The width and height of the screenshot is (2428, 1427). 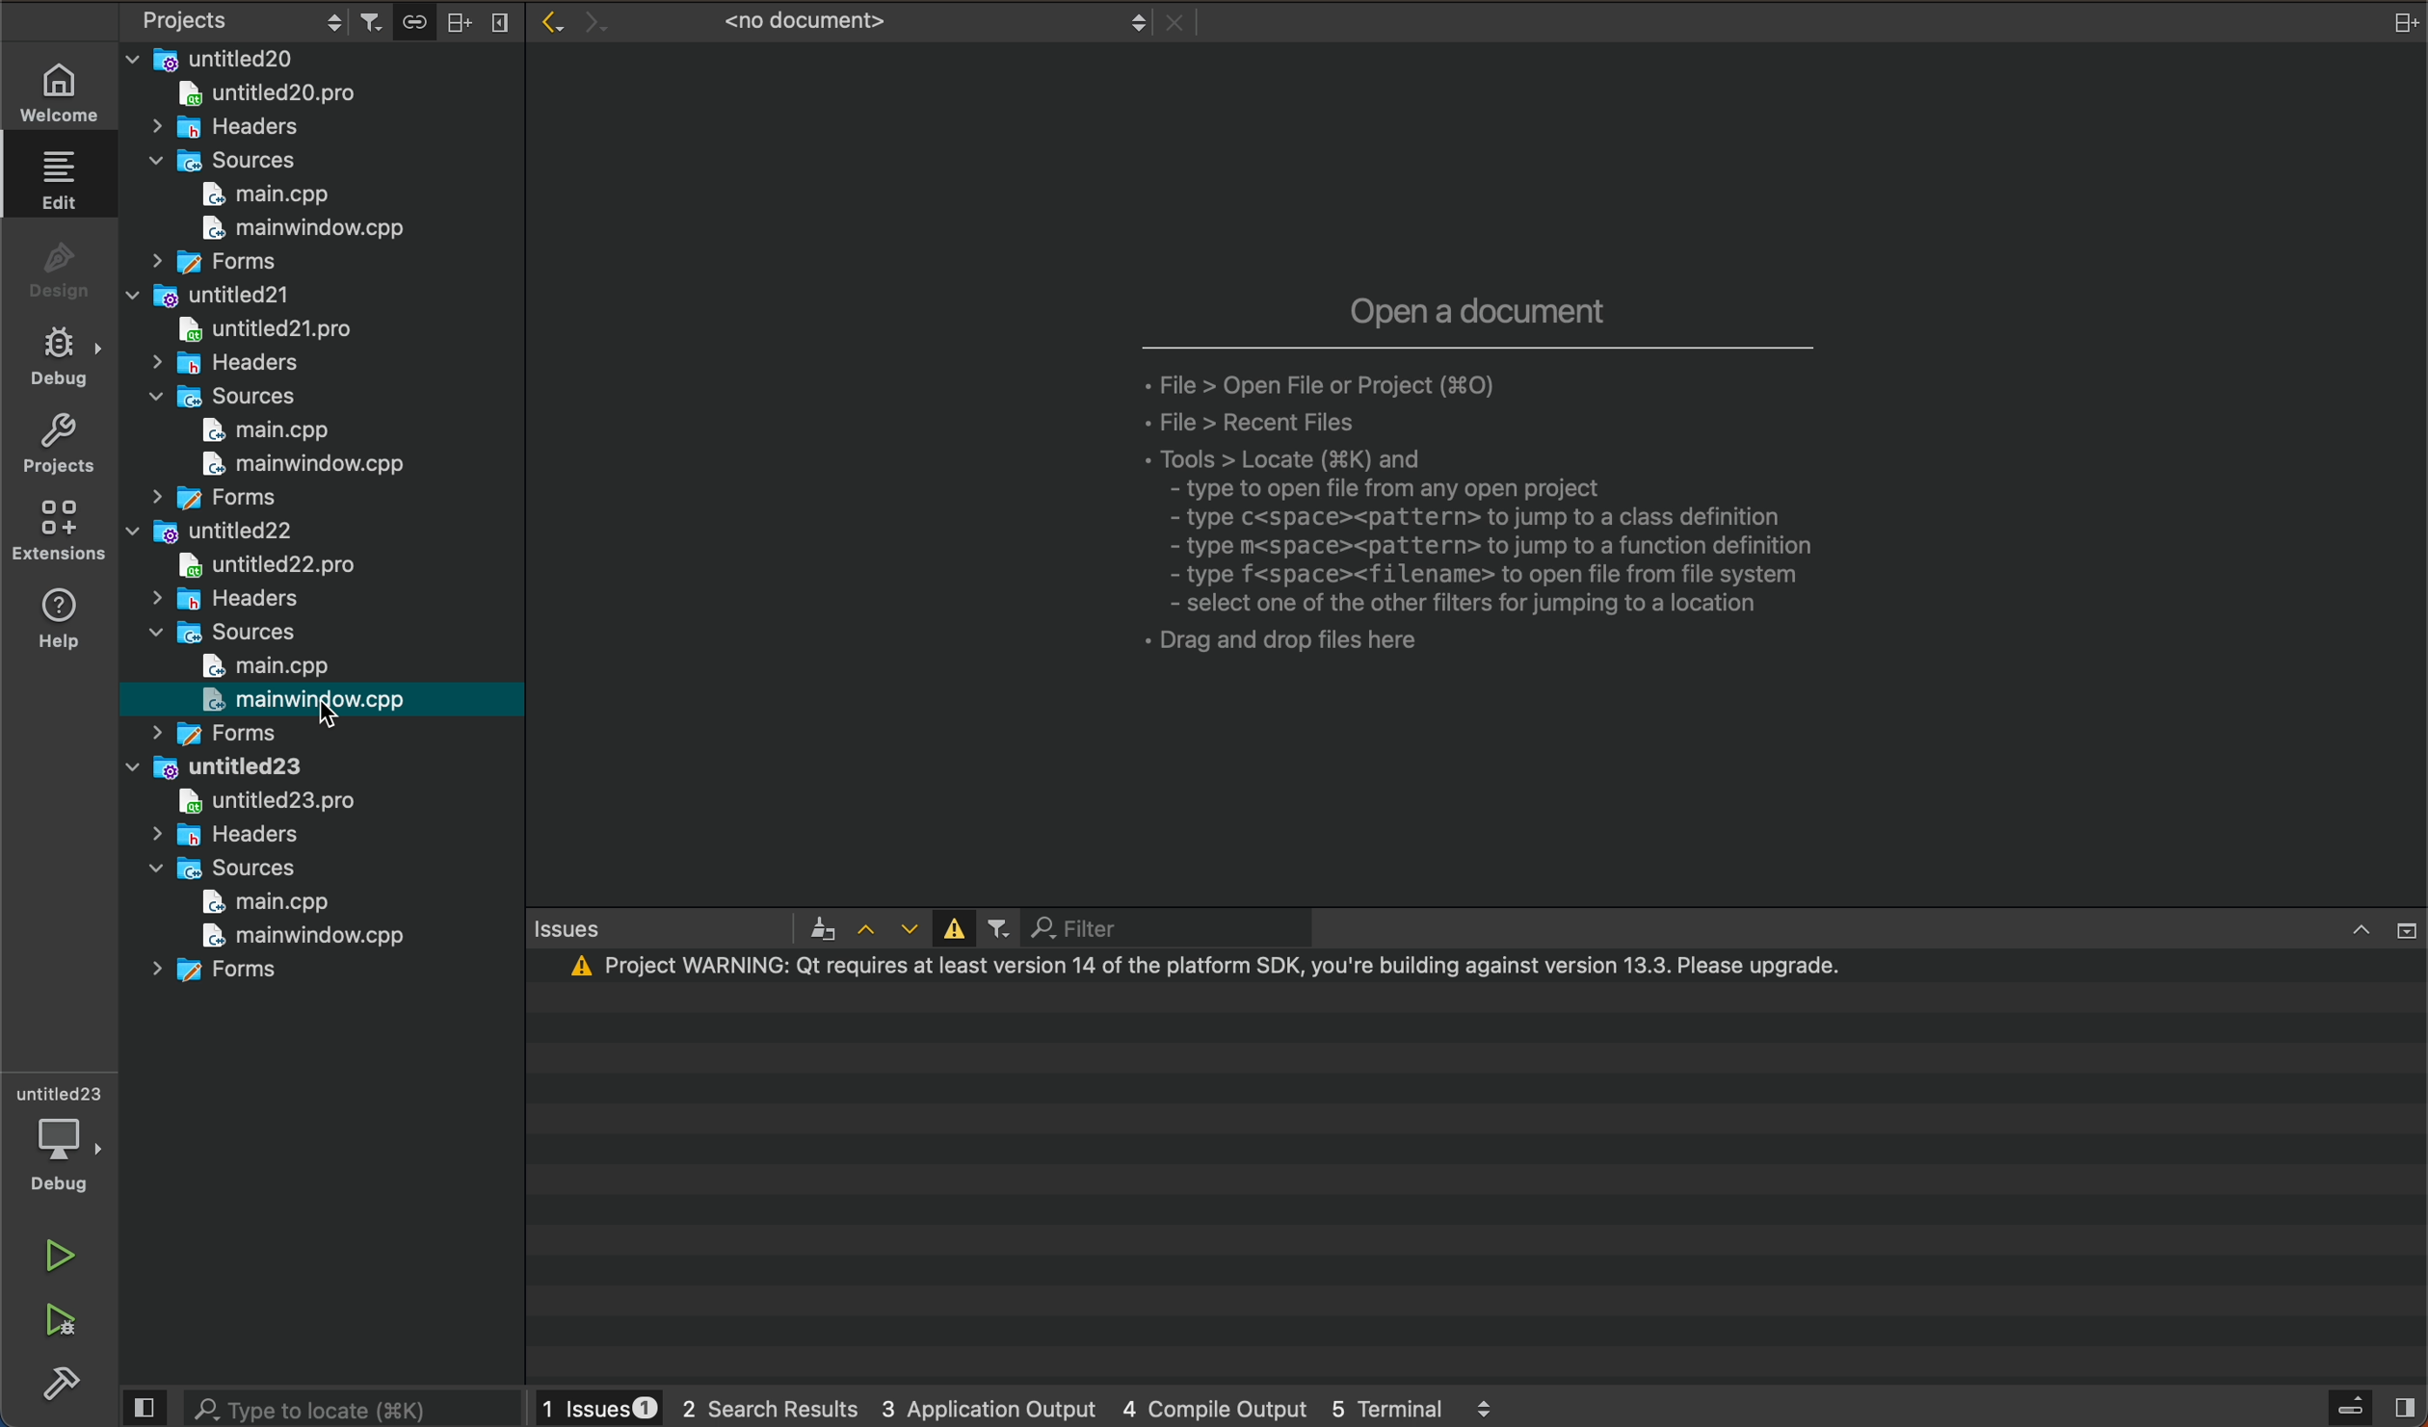 I want to click on main.cpp, so click(x=260, y=665).